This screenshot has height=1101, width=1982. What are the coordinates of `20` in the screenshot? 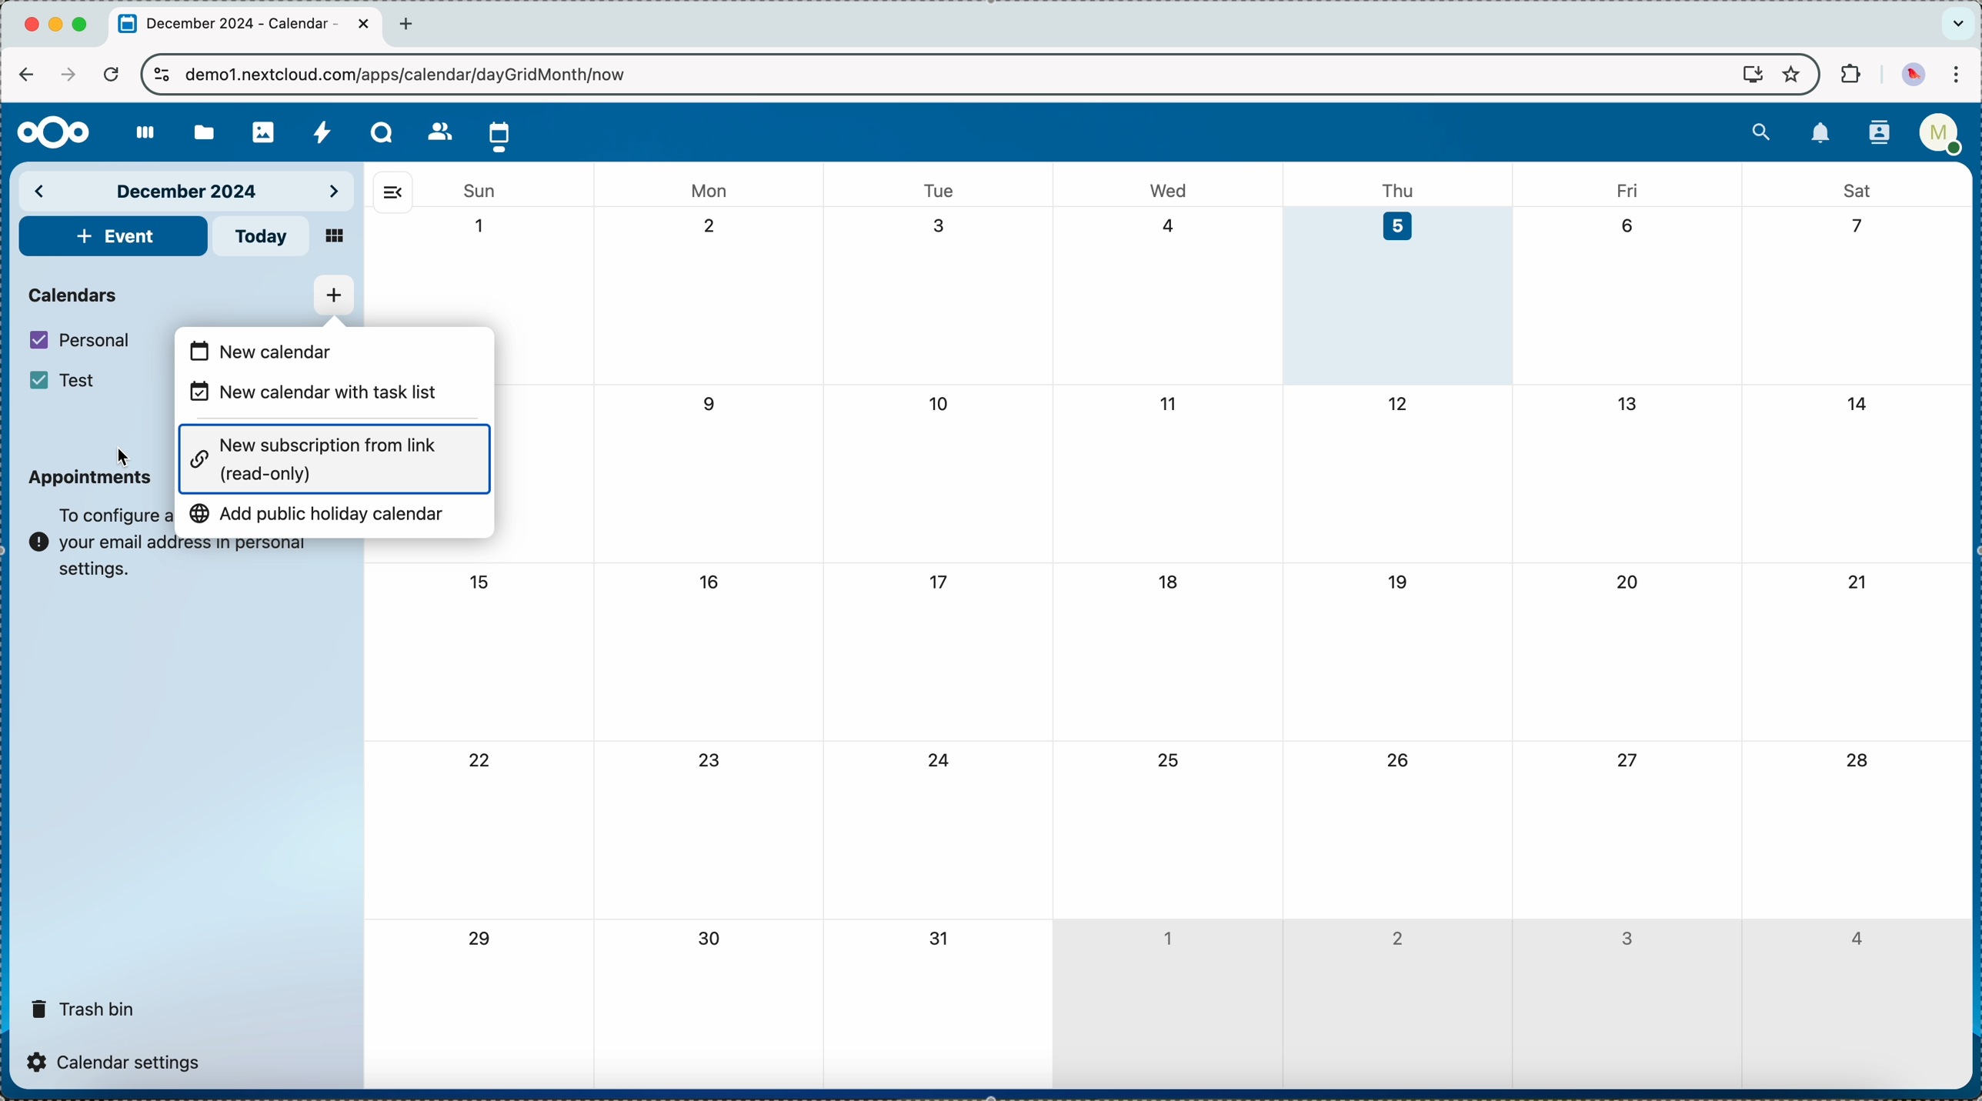 It's located at (1629, 582).